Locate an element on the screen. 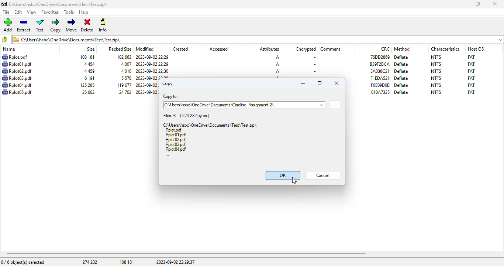  file is located at coordinates (17, 78).